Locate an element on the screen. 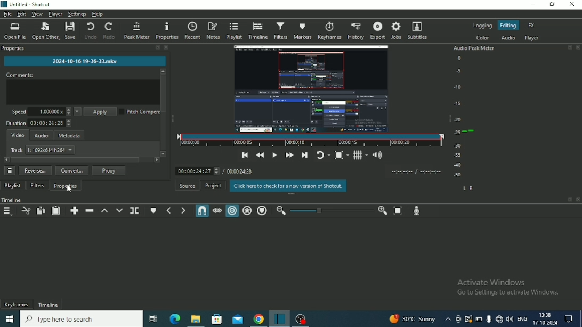 The width and height of the screenshot is (582, 327). Windows is located at coordinates (10, 318).